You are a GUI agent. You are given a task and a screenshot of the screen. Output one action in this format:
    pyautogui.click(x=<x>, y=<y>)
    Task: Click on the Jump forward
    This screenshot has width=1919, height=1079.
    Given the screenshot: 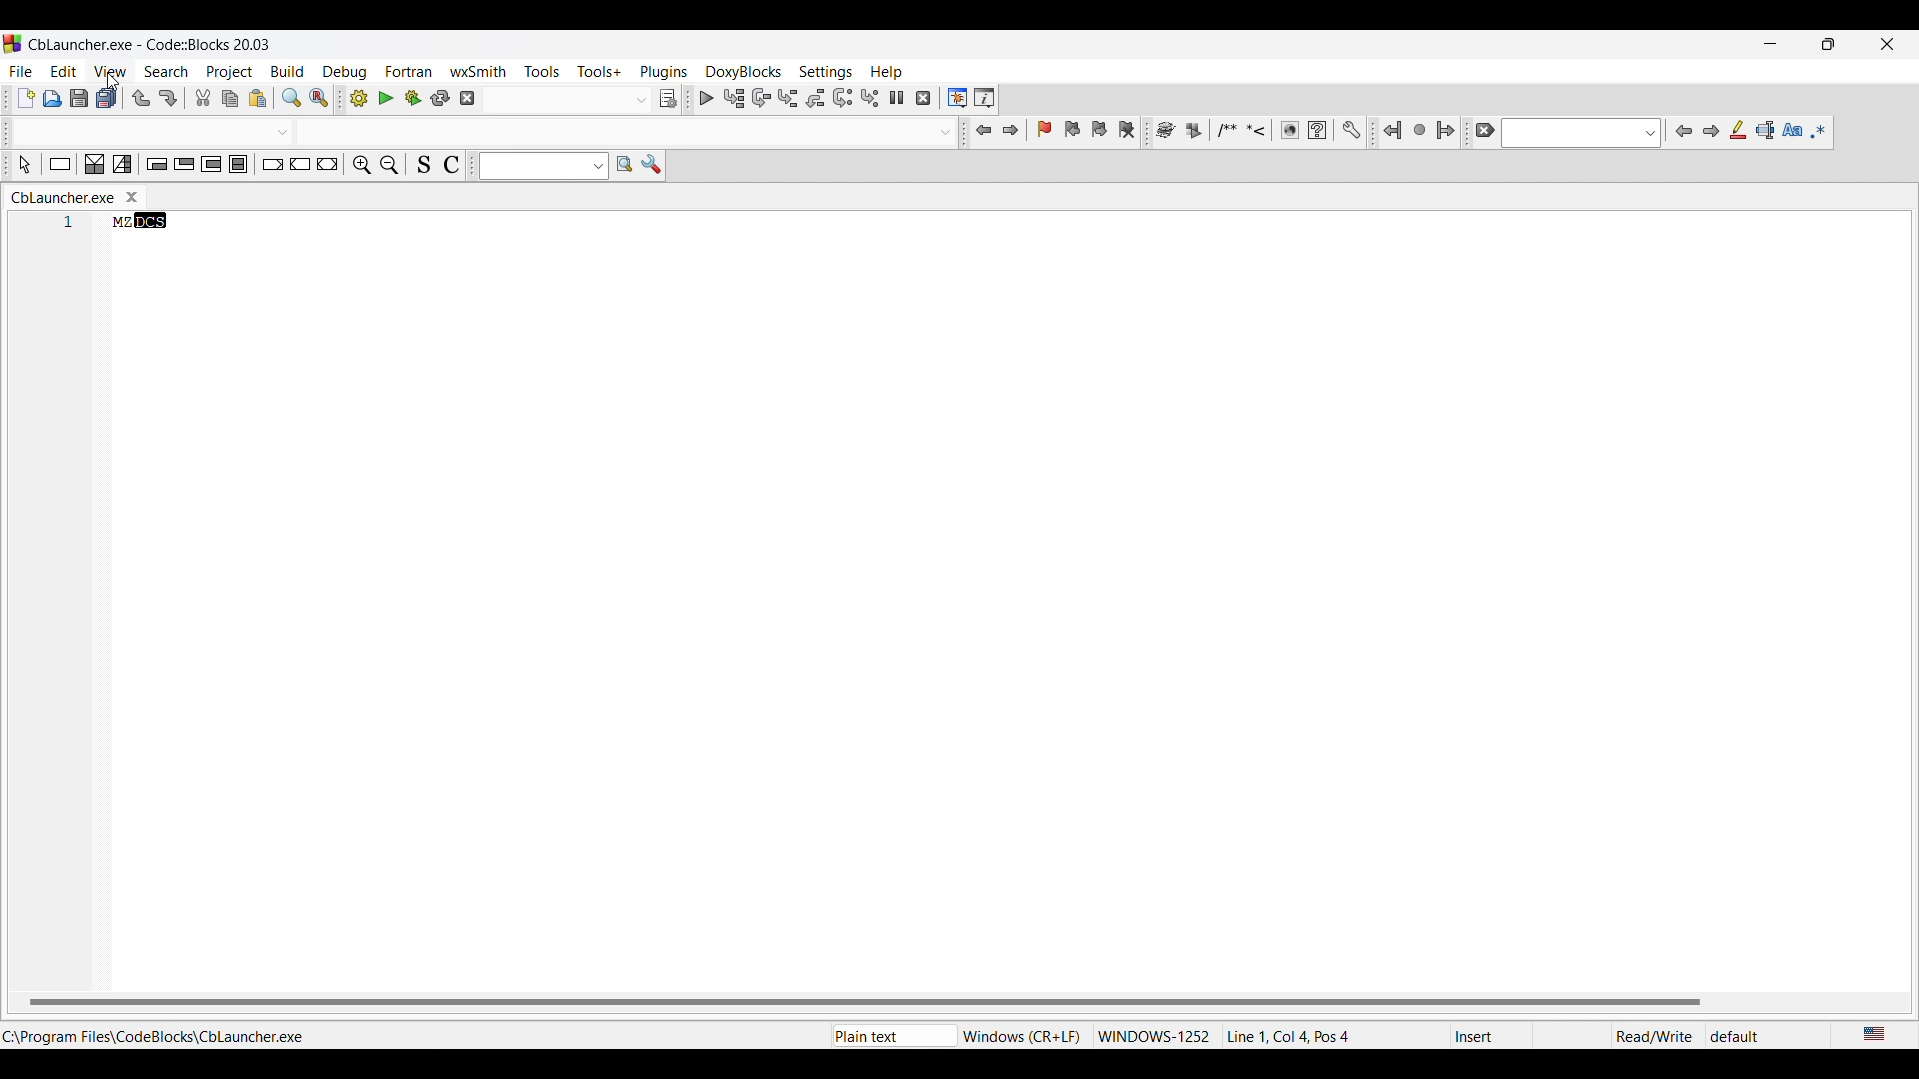 What is the action you would take?
    pyautogui.click(x=1010, y=130)
    